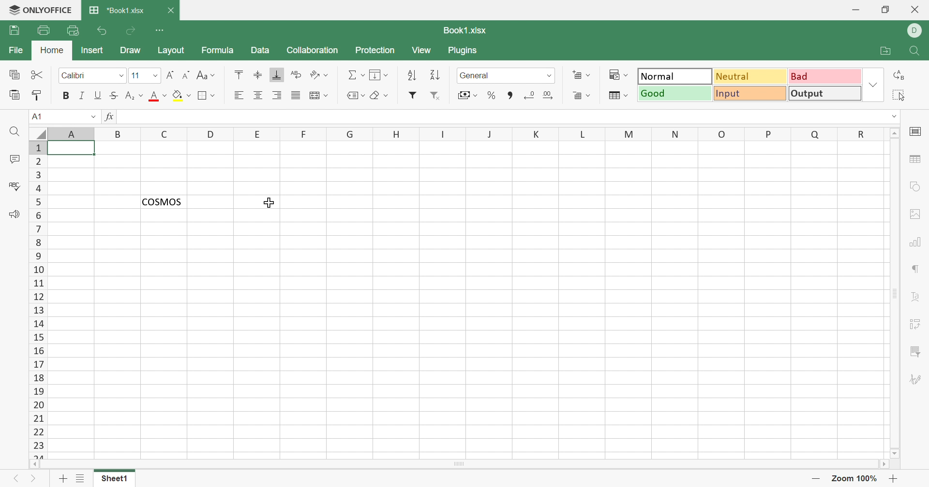 This screenshot has width=929, height=487. I want to click on Find, so click(915, 52).